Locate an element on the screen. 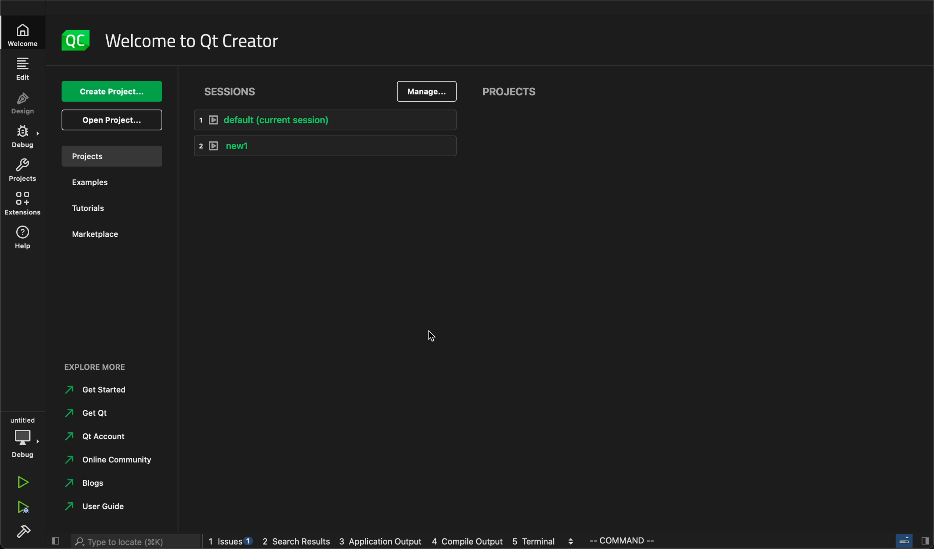 This screenshot has width=934, height=549. projects is located at coordinates (112, 156).